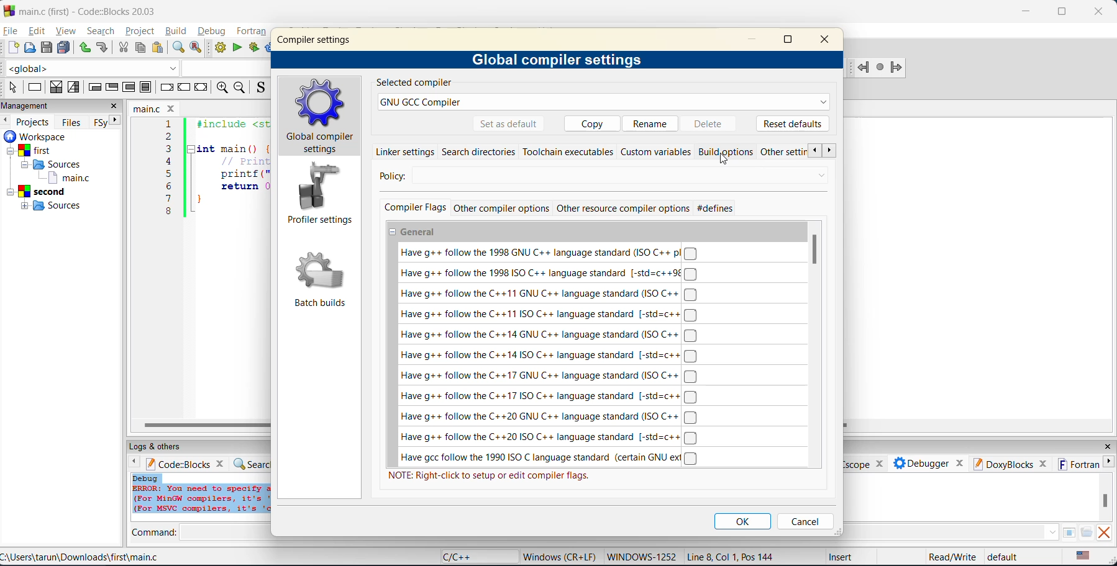 The width and height of the screenshot is (1117, 566). Describe the element at coordinates (864, 68) in the screenshot. I see `jump back` at that location.